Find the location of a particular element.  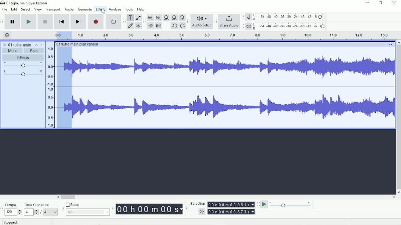

File is located at coordinates (5, 9).